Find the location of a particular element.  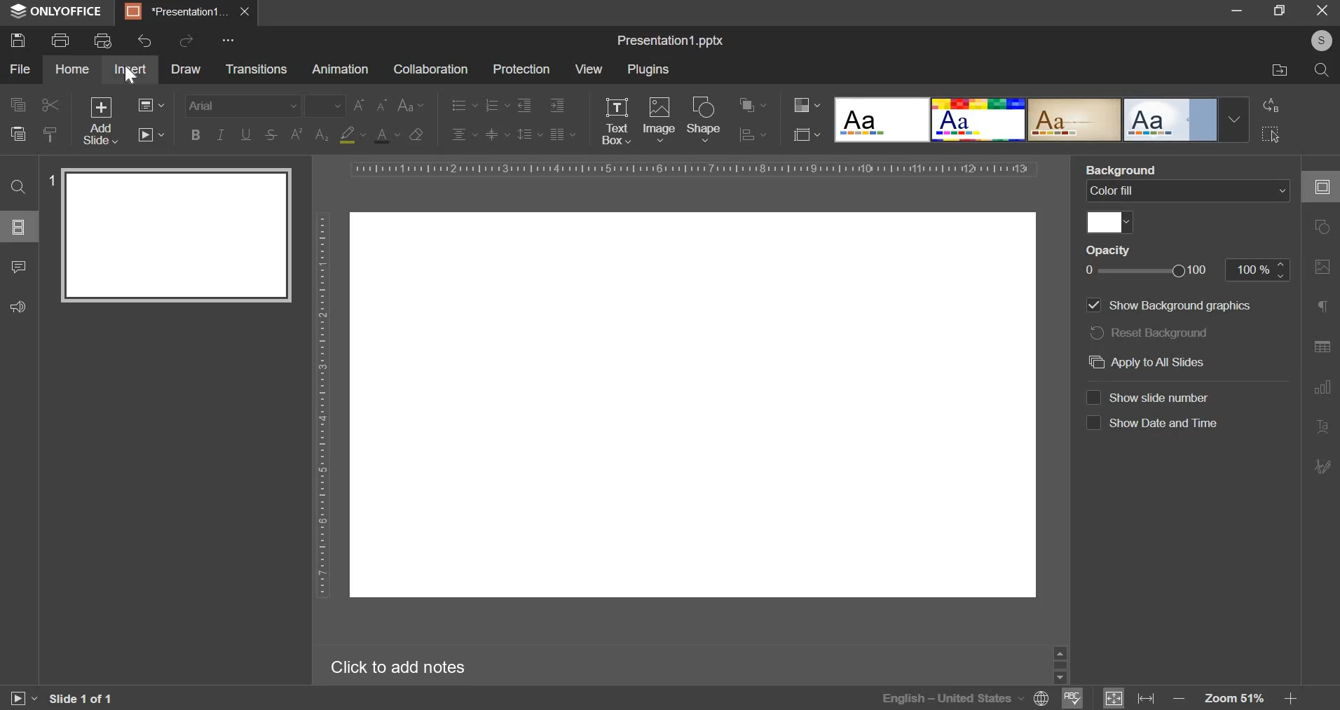

background is located at coordinates (1126, 169).